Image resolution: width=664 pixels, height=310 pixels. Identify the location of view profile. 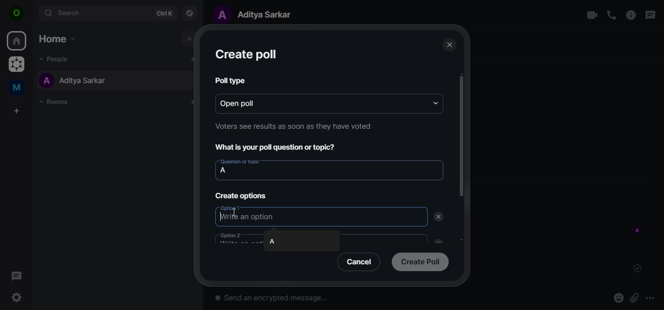
(17, 14).